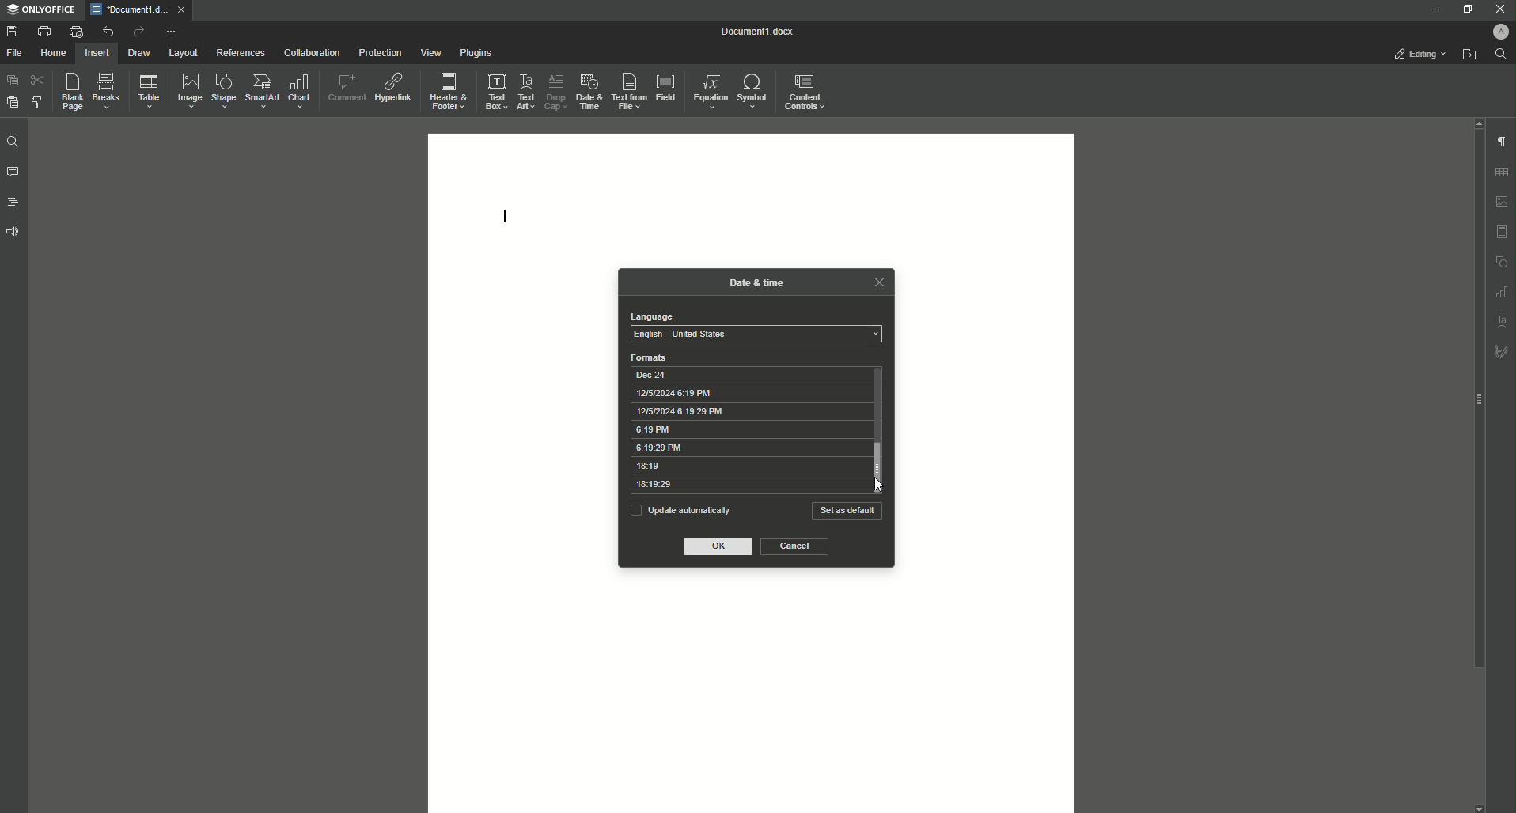  Describe the element at coordinates (666, 88) in the screenshot. I see `Field` at that location.